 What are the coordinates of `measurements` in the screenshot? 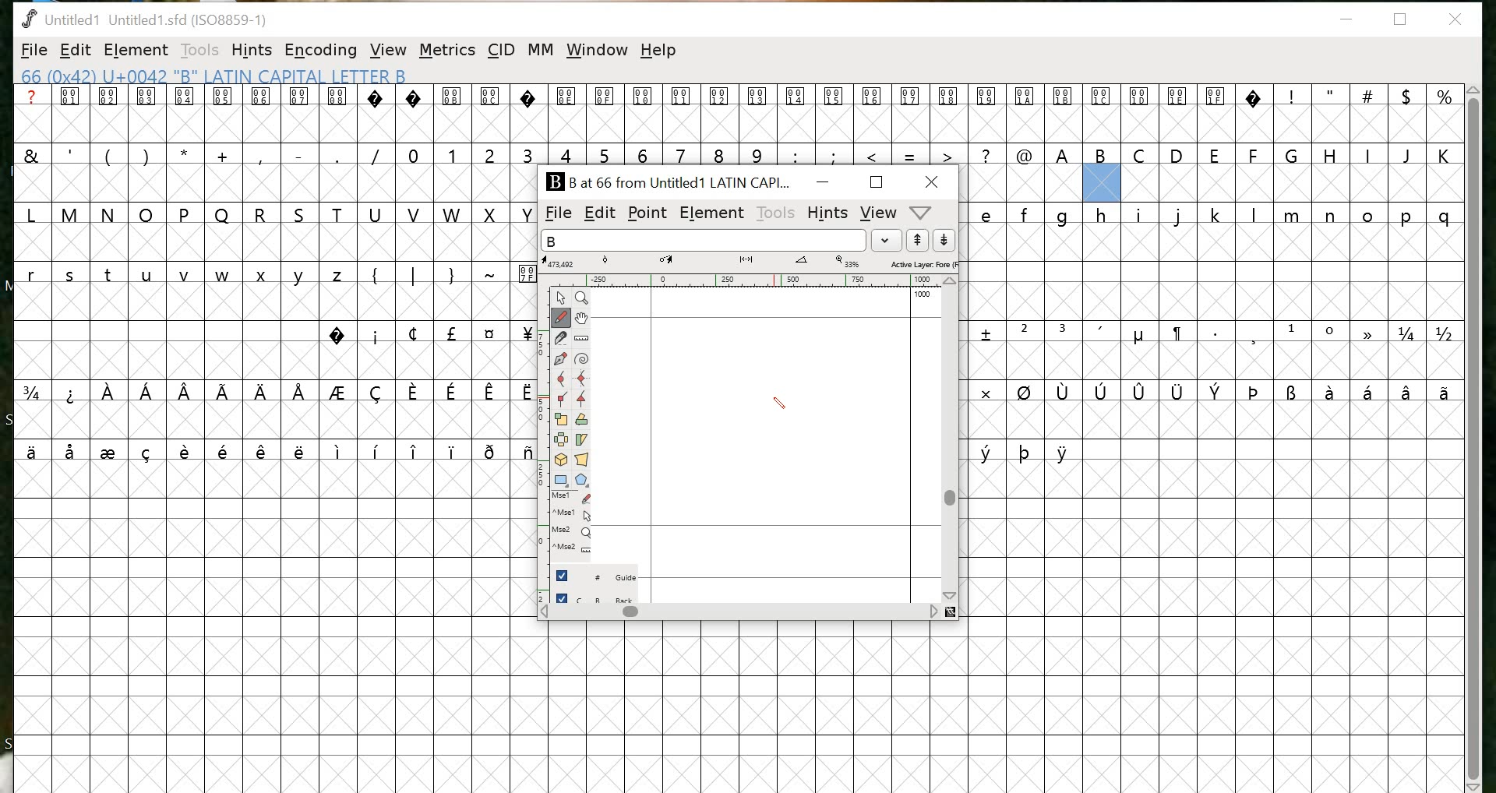 It's located at (752, 263).